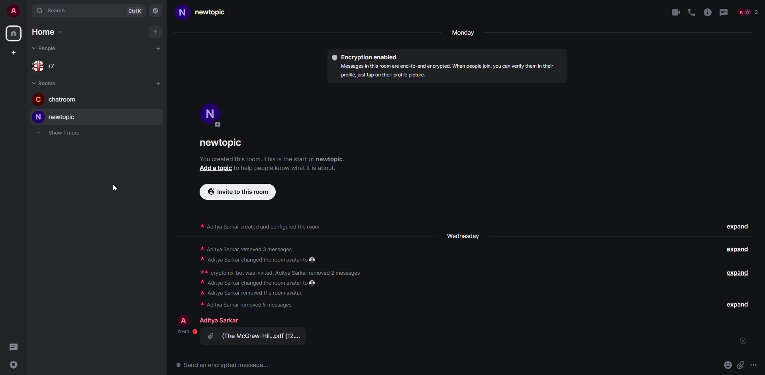 The height and width of the screenshot is (375, 765). I want to click on expand, so click(738, 304).